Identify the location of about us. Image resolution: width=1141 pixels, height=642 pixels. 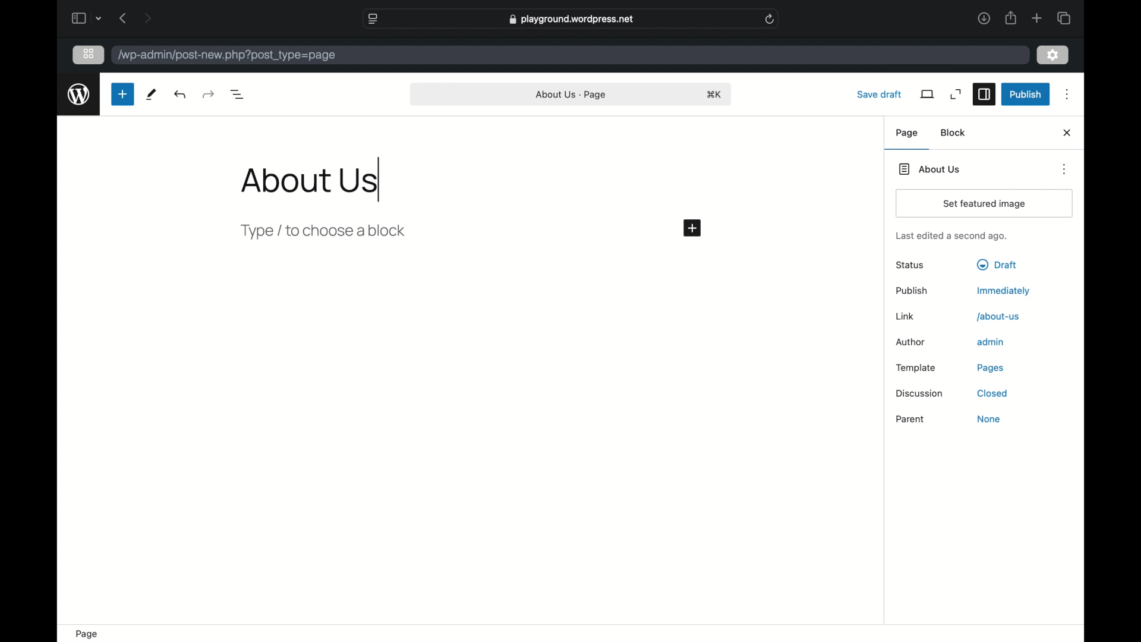
(572, 95).